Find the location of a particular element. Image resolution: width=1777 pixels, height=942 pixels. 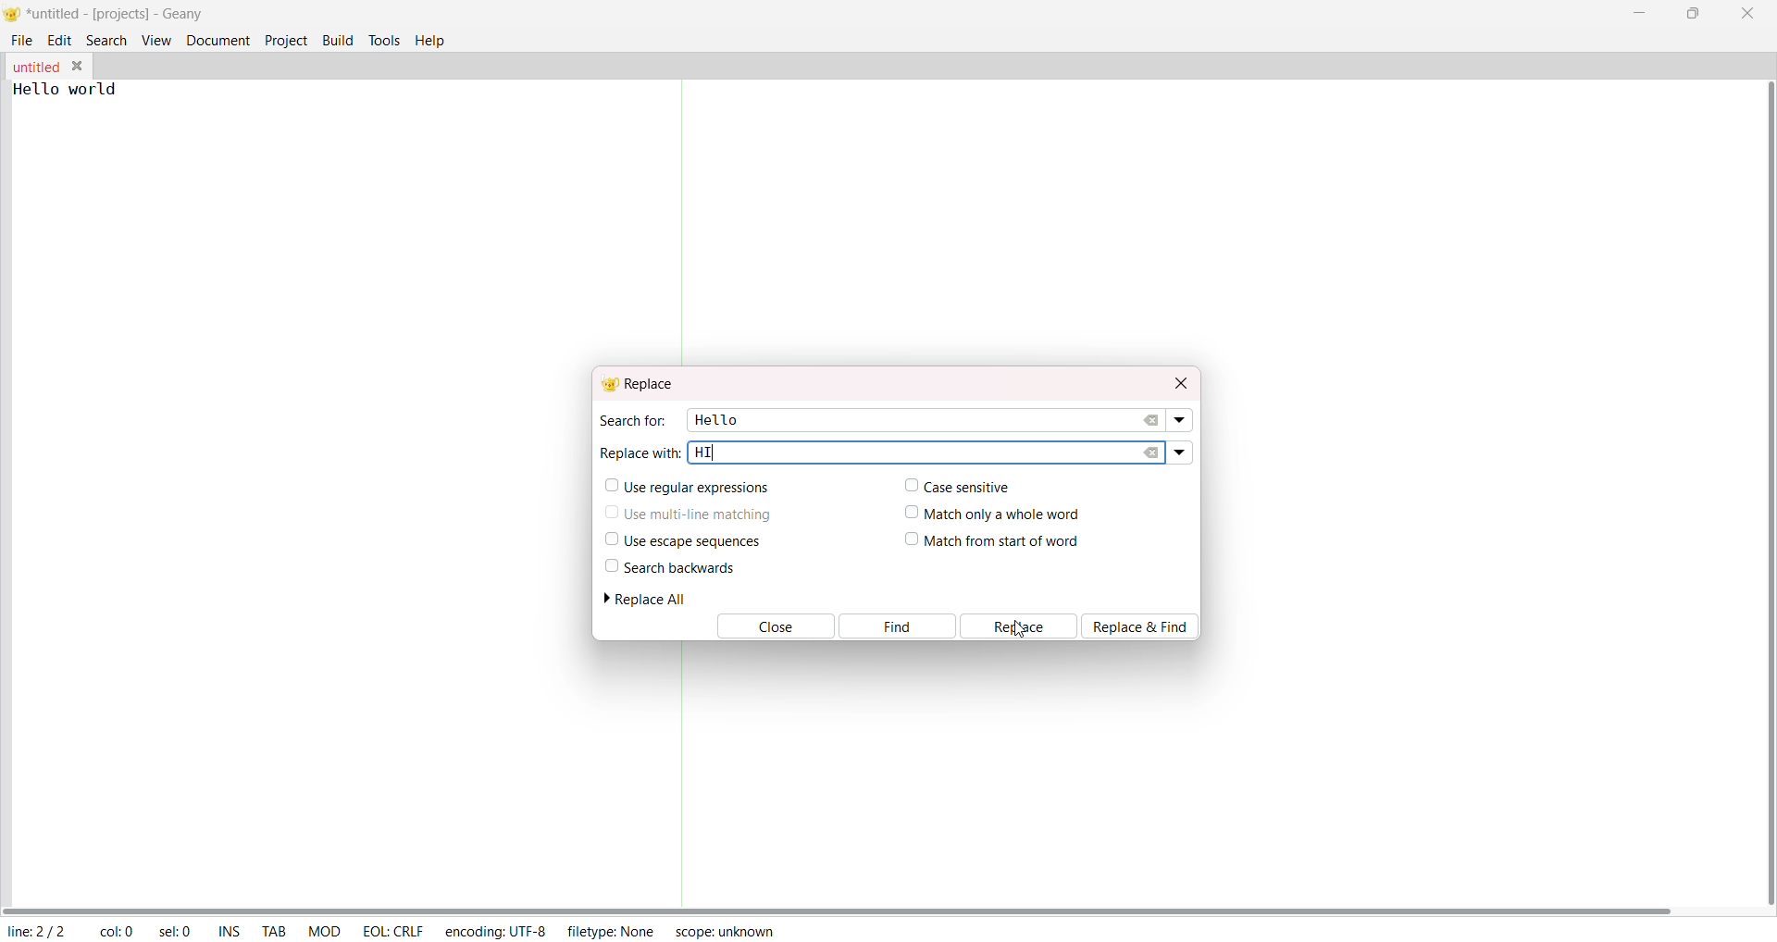

document is located at coordinates (218, 39).